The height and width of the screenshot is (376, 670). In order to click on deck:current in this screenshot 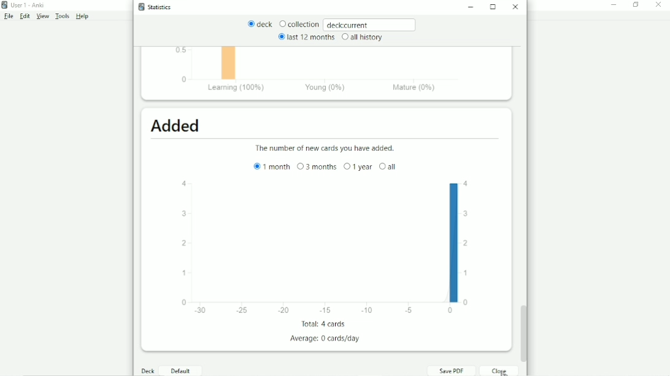, I will do `click(371, 24)`.